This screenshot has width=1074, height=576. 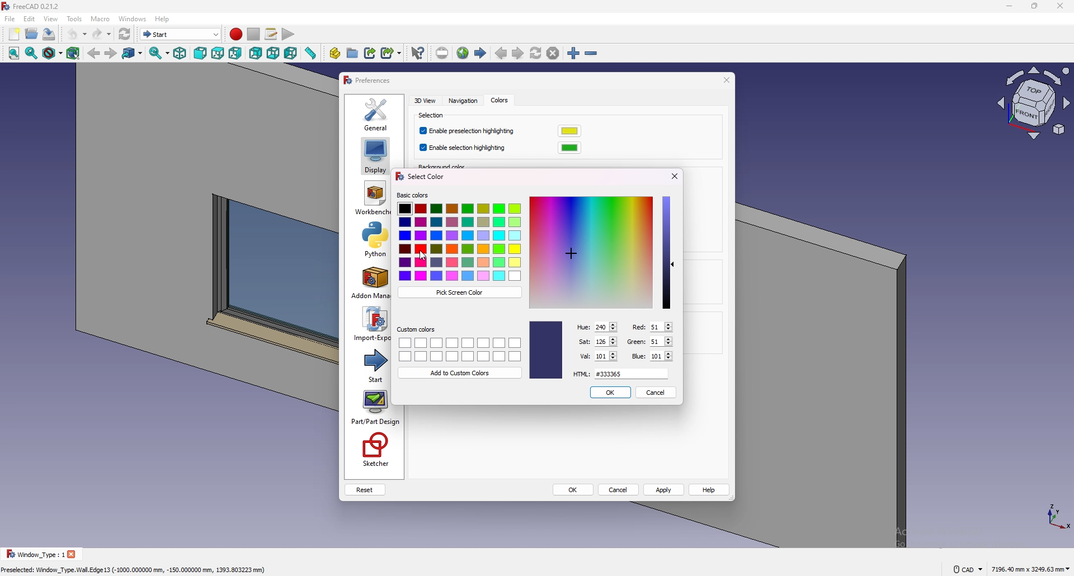 I want to click on refresh web page, so click(x=536, y=53).